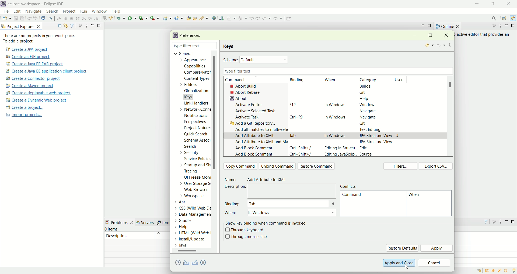 This screenshot has width=517, height=274. I want to click on view menu, so click(86, 25).